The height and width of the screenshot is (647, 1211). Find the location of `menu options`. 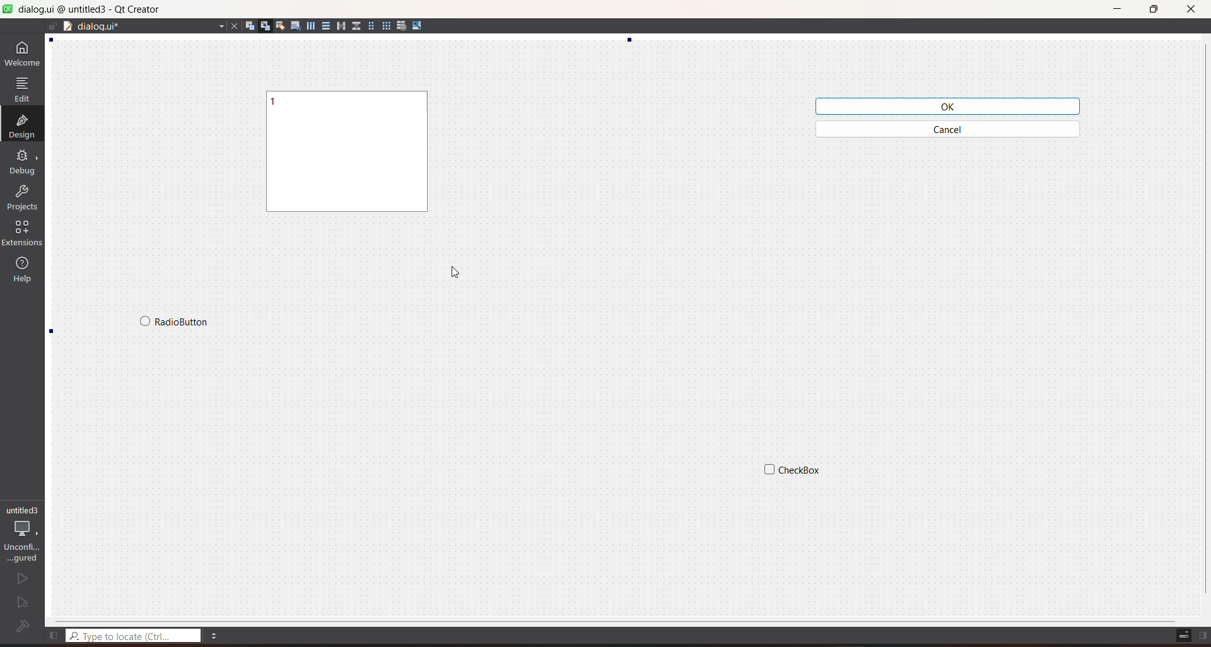

menu options is located at coordinates (218, 637).